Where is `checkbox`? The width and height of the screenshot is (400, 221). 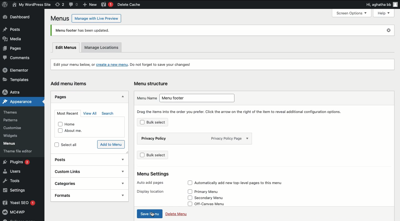
checkbox is located at coordinates (189, 183).